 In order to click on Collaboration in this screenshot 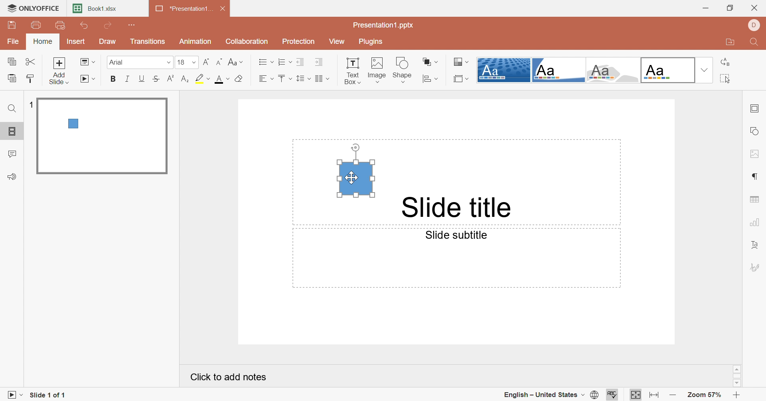, I will do `click(251, 42)`.